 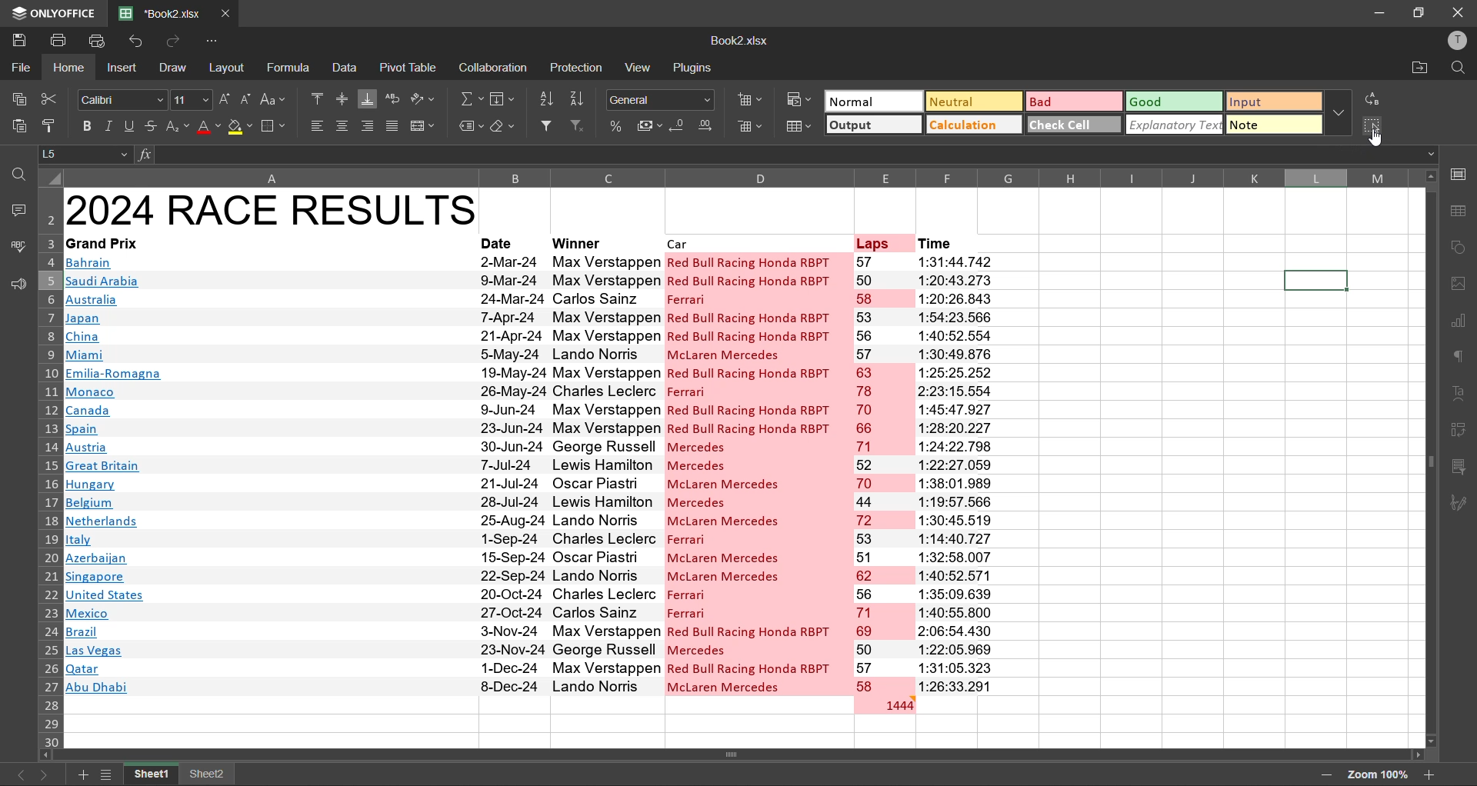 I want to click on delete cells, so click(x=746, y=125).